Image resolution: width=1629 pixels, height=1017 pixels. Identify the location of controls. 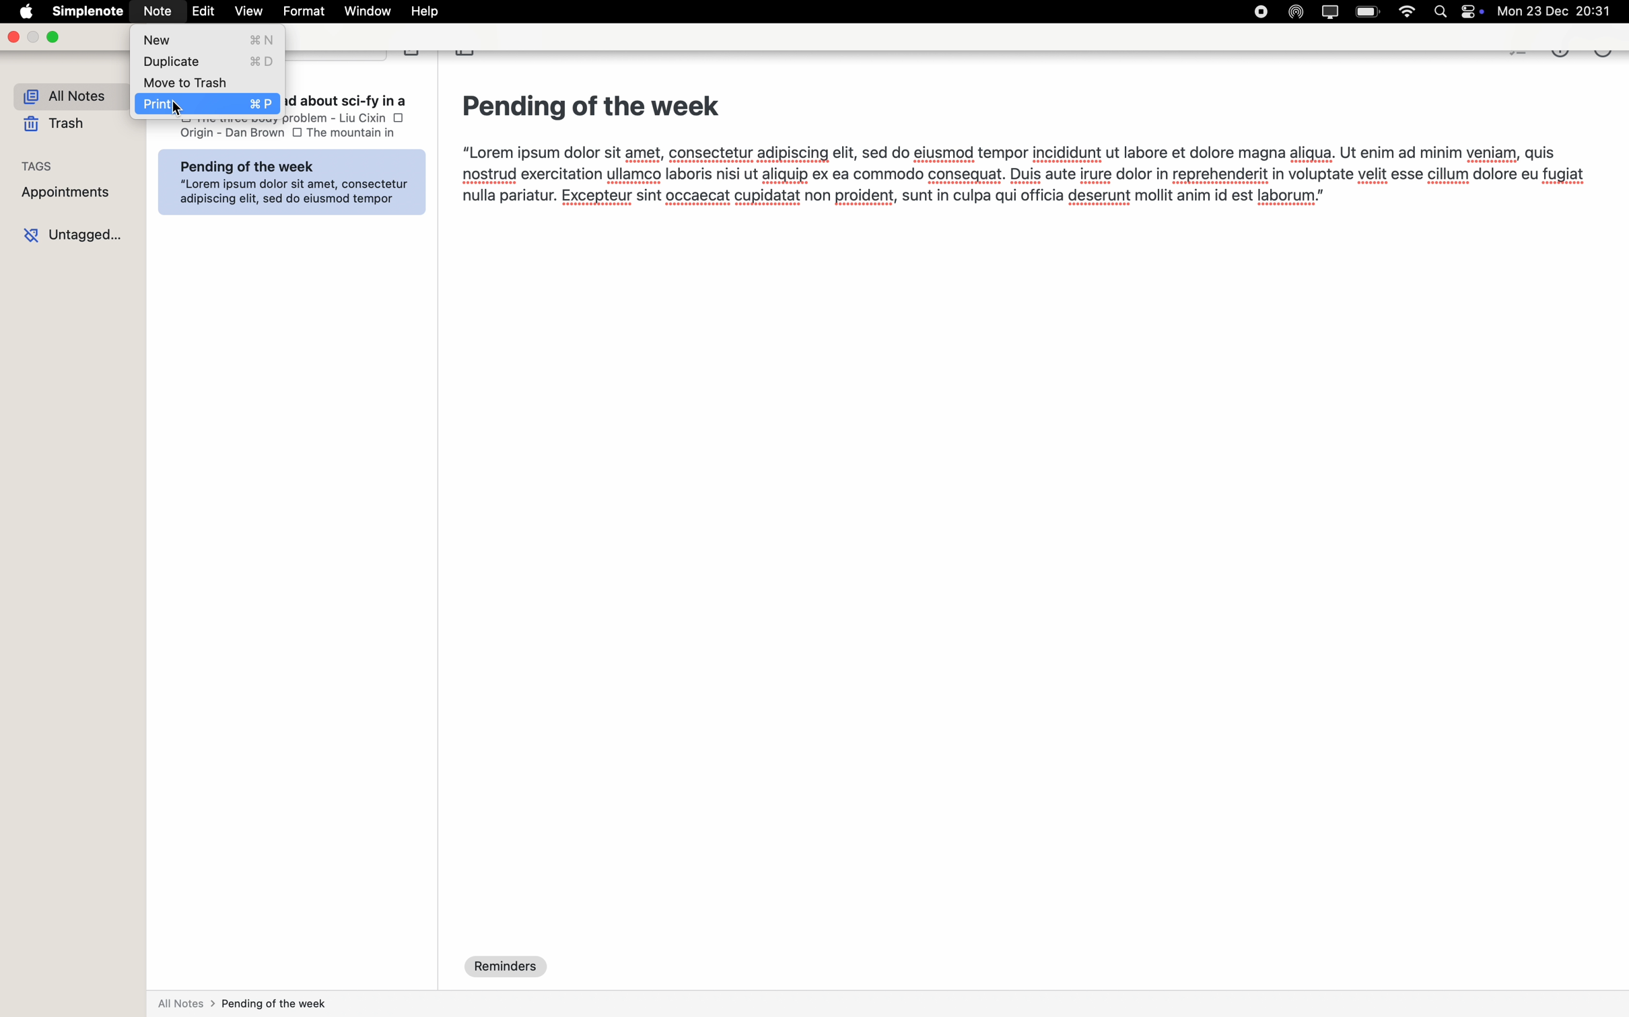
(1472, 11).